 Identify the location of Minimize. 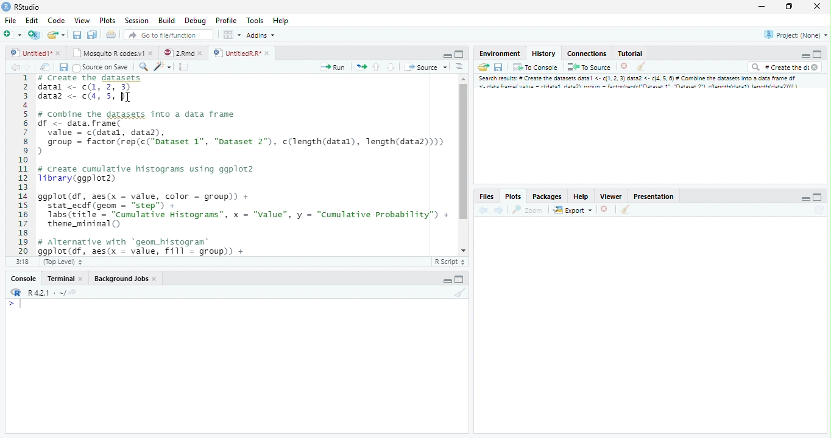
(763, 7).